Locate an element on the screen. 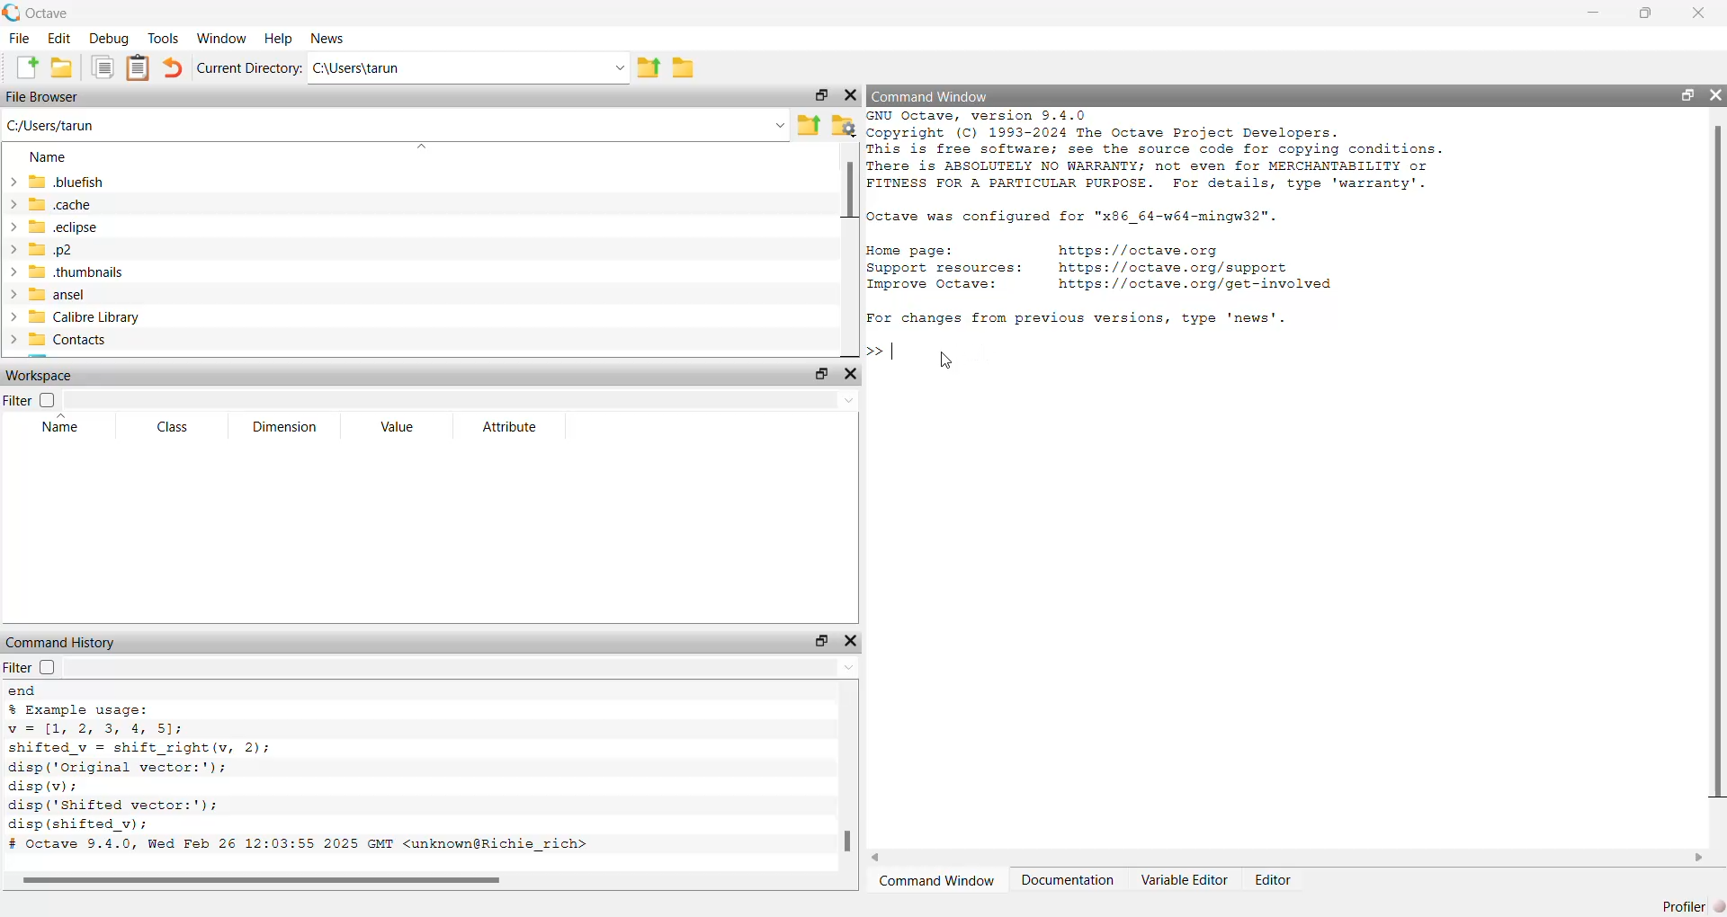 This screenshot has width=1727, height=917. .thumbnails is located at coordinates (135, 272).